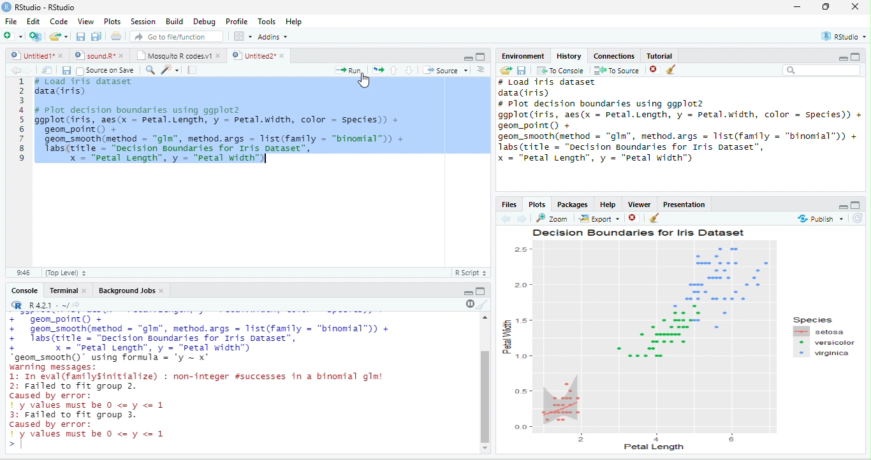 The height and width of the screenshot is (460, 871). I want to click on close, so click(62, 55).